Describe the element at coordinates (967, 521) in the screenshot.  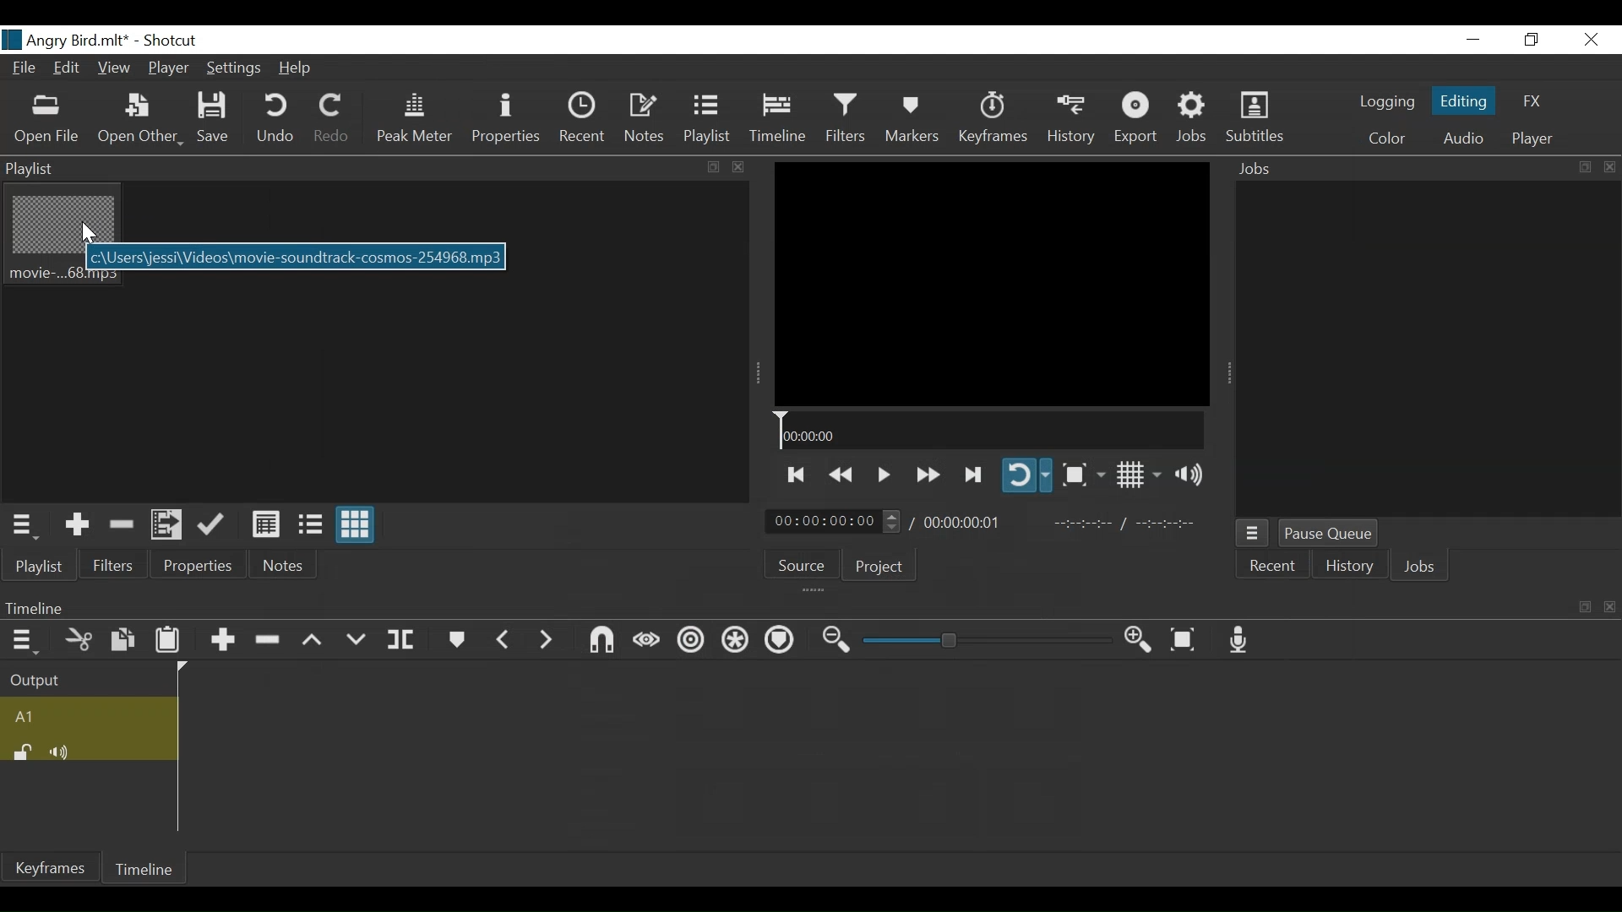
I see `Total Duration` at that location.